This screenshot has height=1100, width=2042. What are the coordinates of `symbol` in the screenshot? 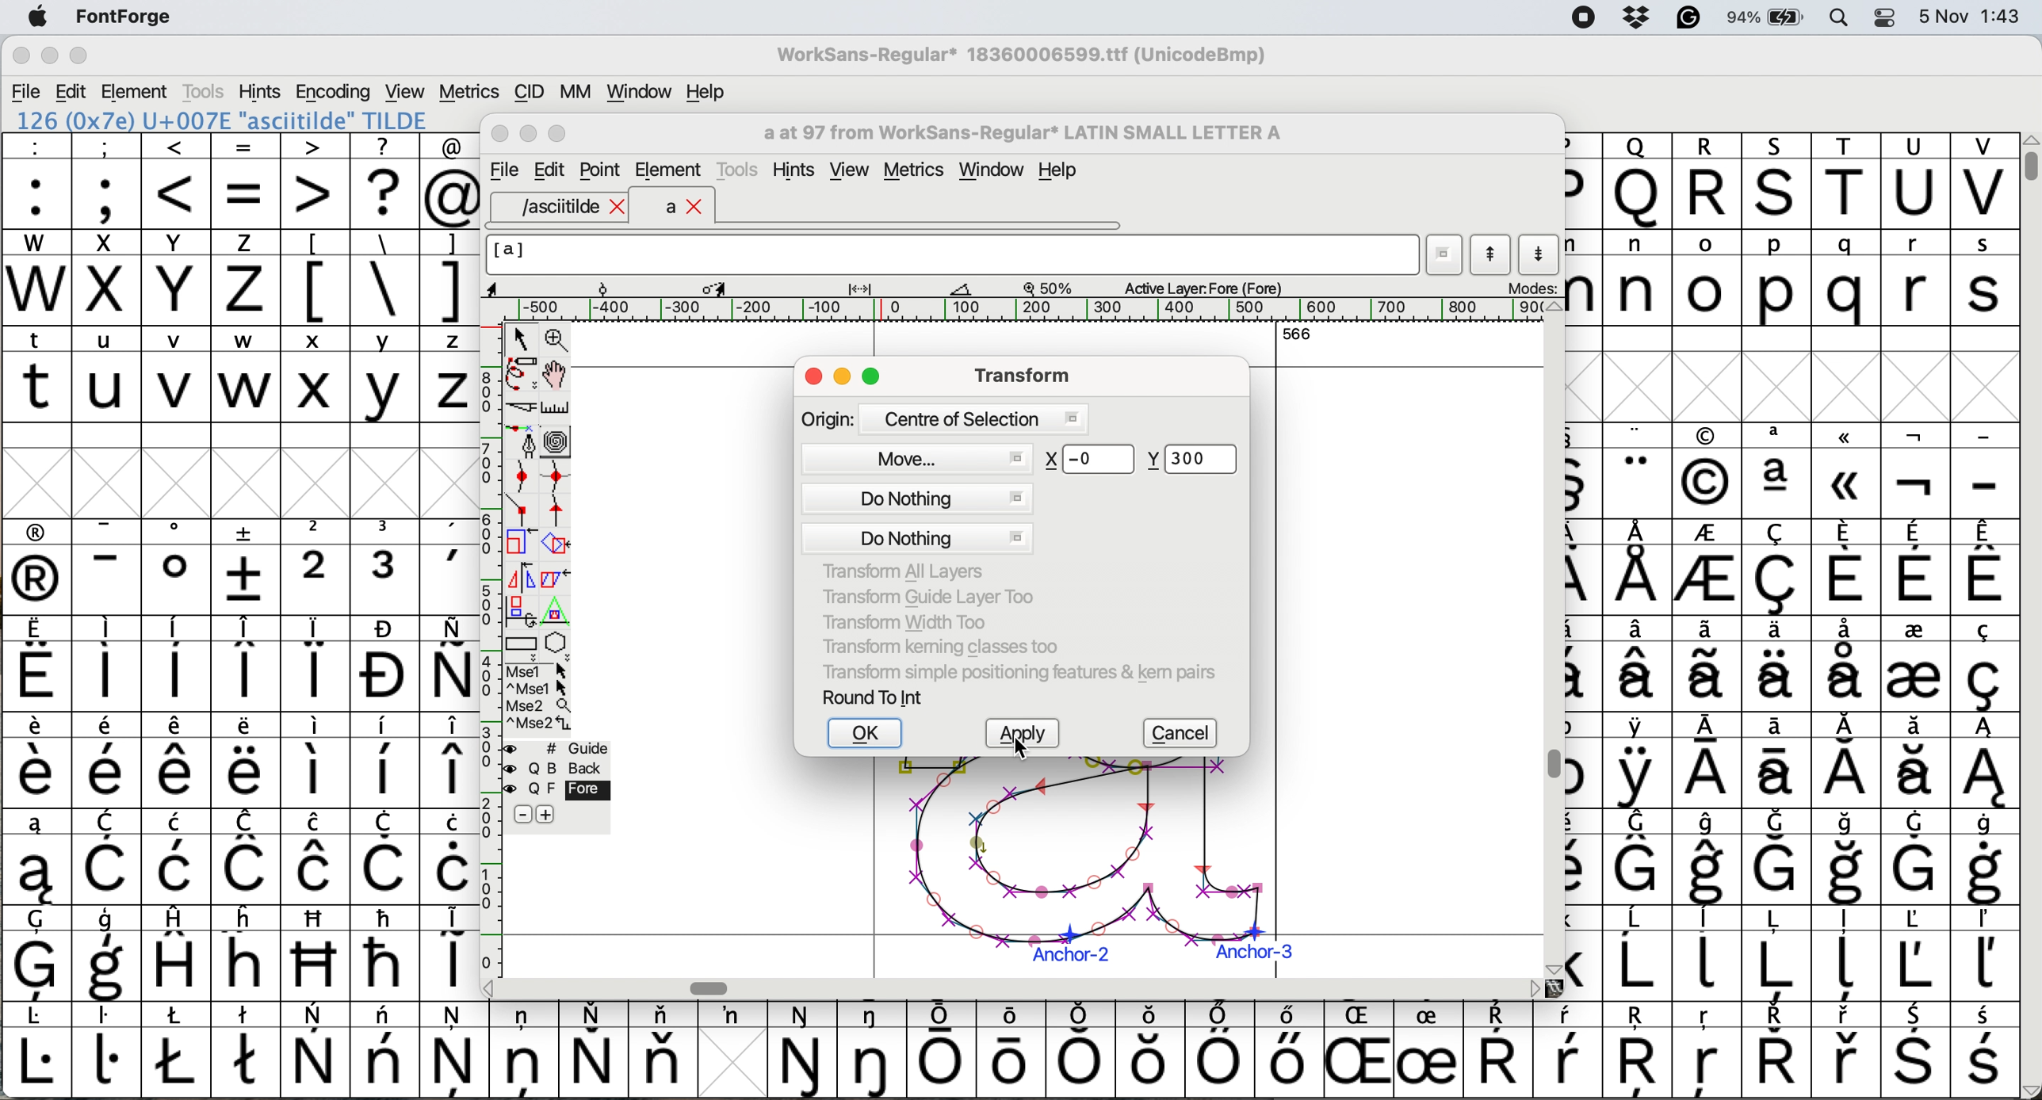 It's located at (1710, 664).